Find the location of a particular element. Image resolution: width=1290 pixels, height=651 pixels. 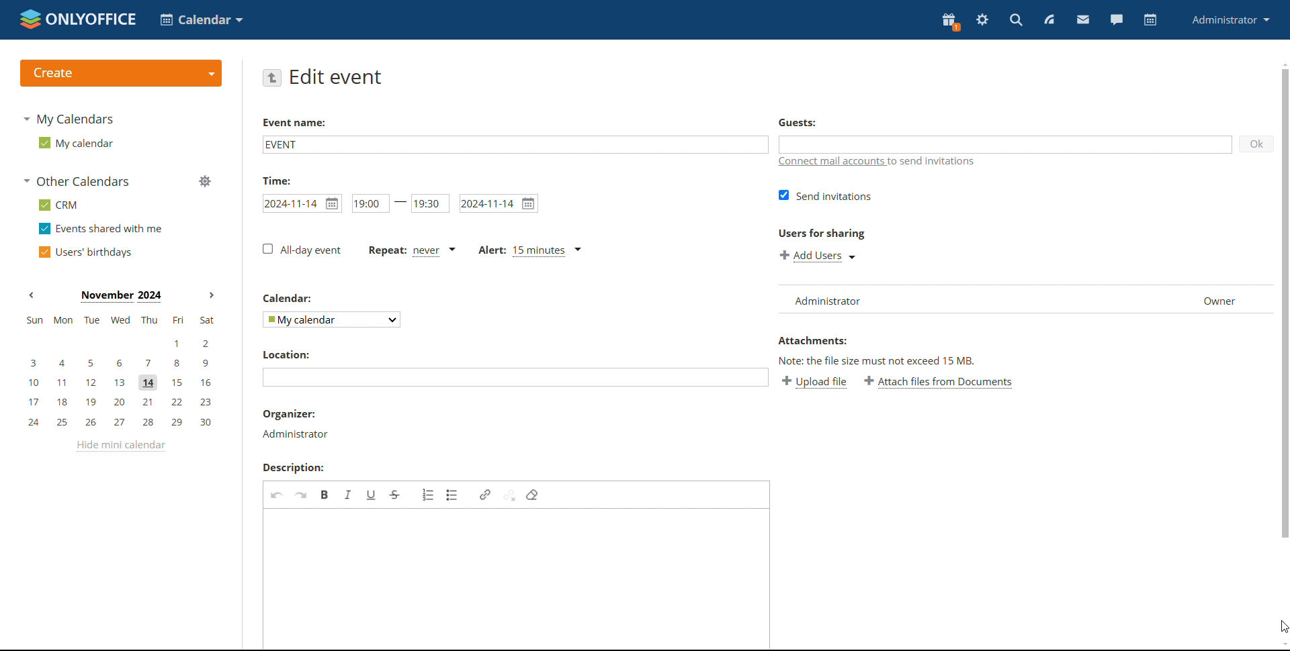

guest: is located at coordinates (806, 123).